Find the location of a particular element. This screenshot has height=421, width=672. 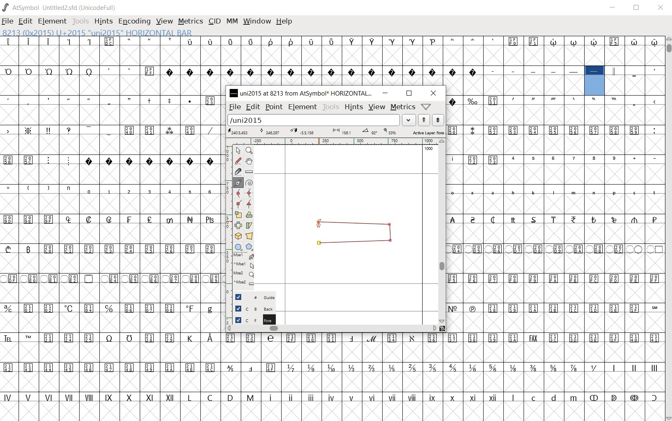

glyph characters is located at coordinates (444, 376).